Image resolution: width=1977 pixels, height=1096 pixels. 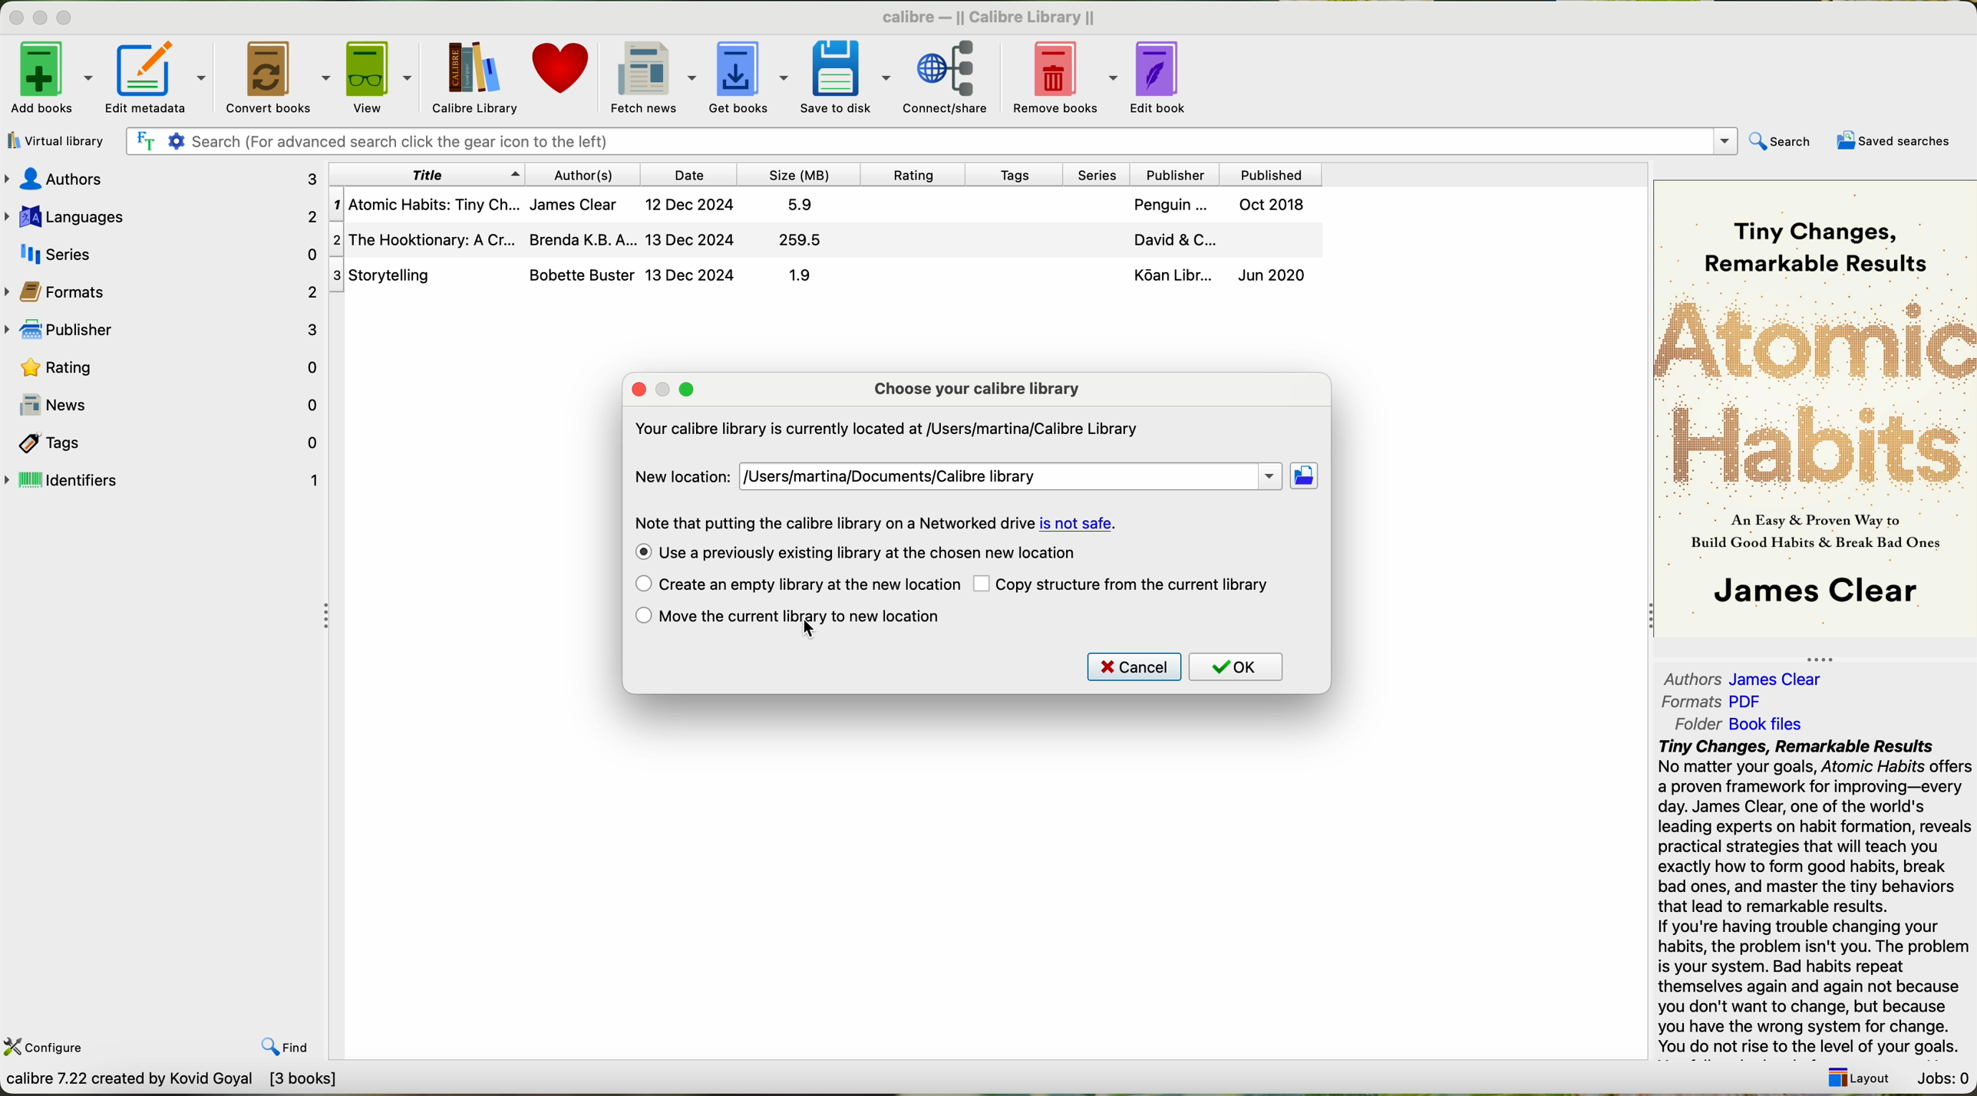 I want to click on remove books, so click(x=1064, y=76).